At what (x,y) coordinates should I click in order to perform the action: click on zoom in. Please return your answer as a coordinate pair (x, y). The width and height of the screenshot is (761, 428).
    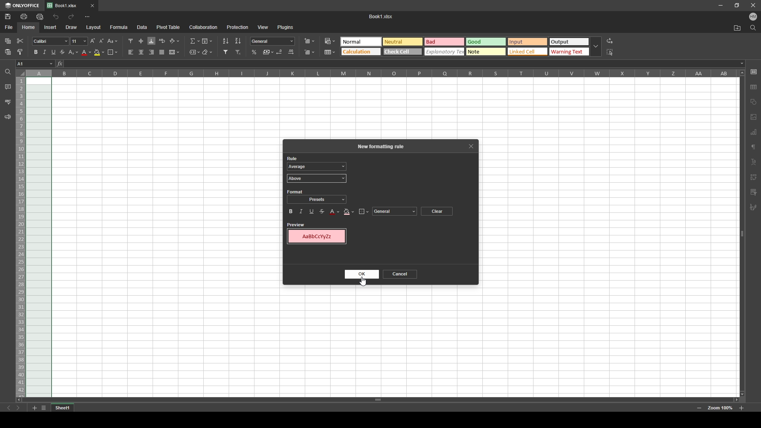
    Looking at the image, I should click on (741, 408).